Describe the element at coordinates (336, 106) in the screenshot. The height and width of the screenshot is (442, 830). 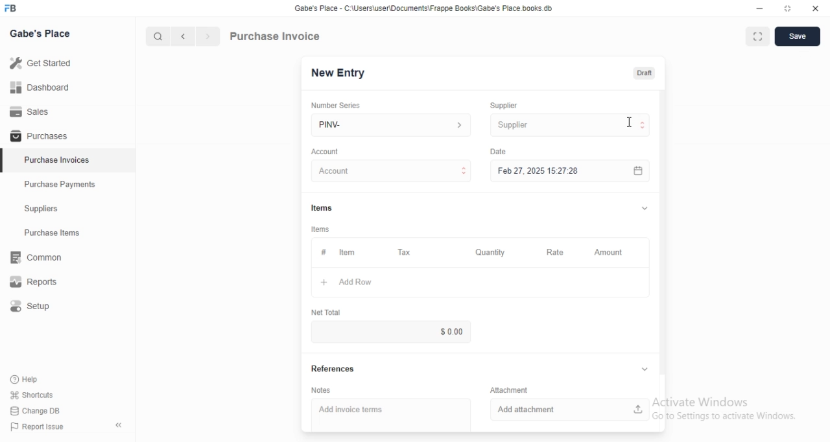
I see `Number Series` at that location.